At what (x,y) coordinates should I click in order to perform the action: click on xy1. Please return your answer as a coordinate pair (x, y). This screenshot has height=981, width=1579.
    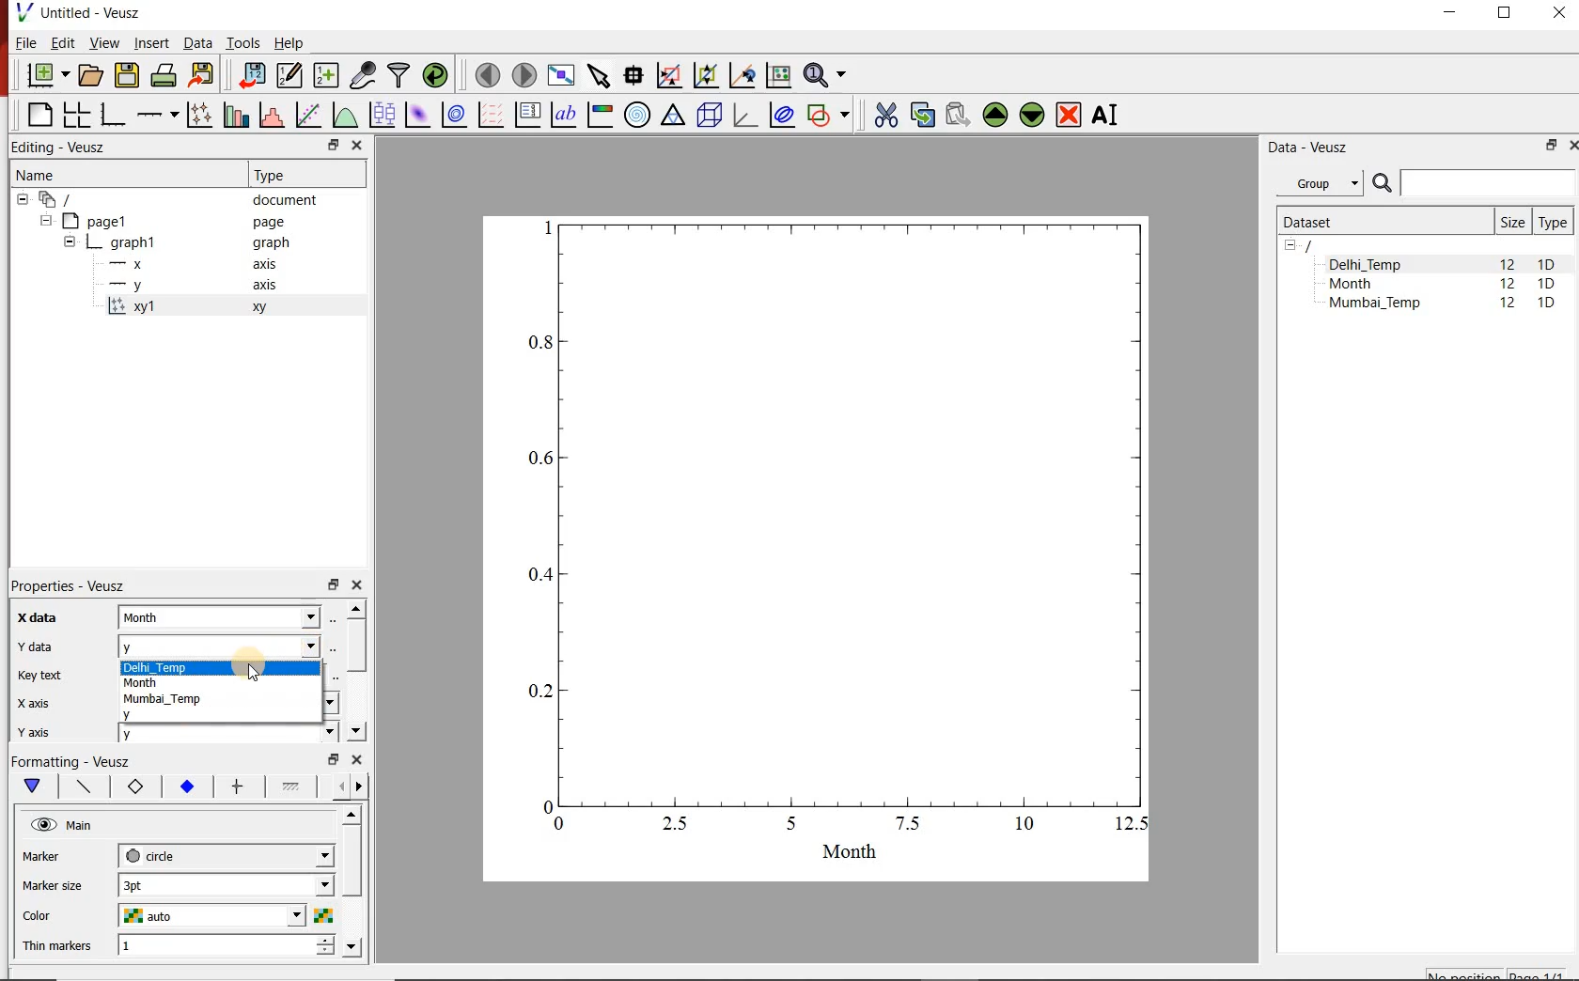
    Looking at the image, I should click on (196, 307).